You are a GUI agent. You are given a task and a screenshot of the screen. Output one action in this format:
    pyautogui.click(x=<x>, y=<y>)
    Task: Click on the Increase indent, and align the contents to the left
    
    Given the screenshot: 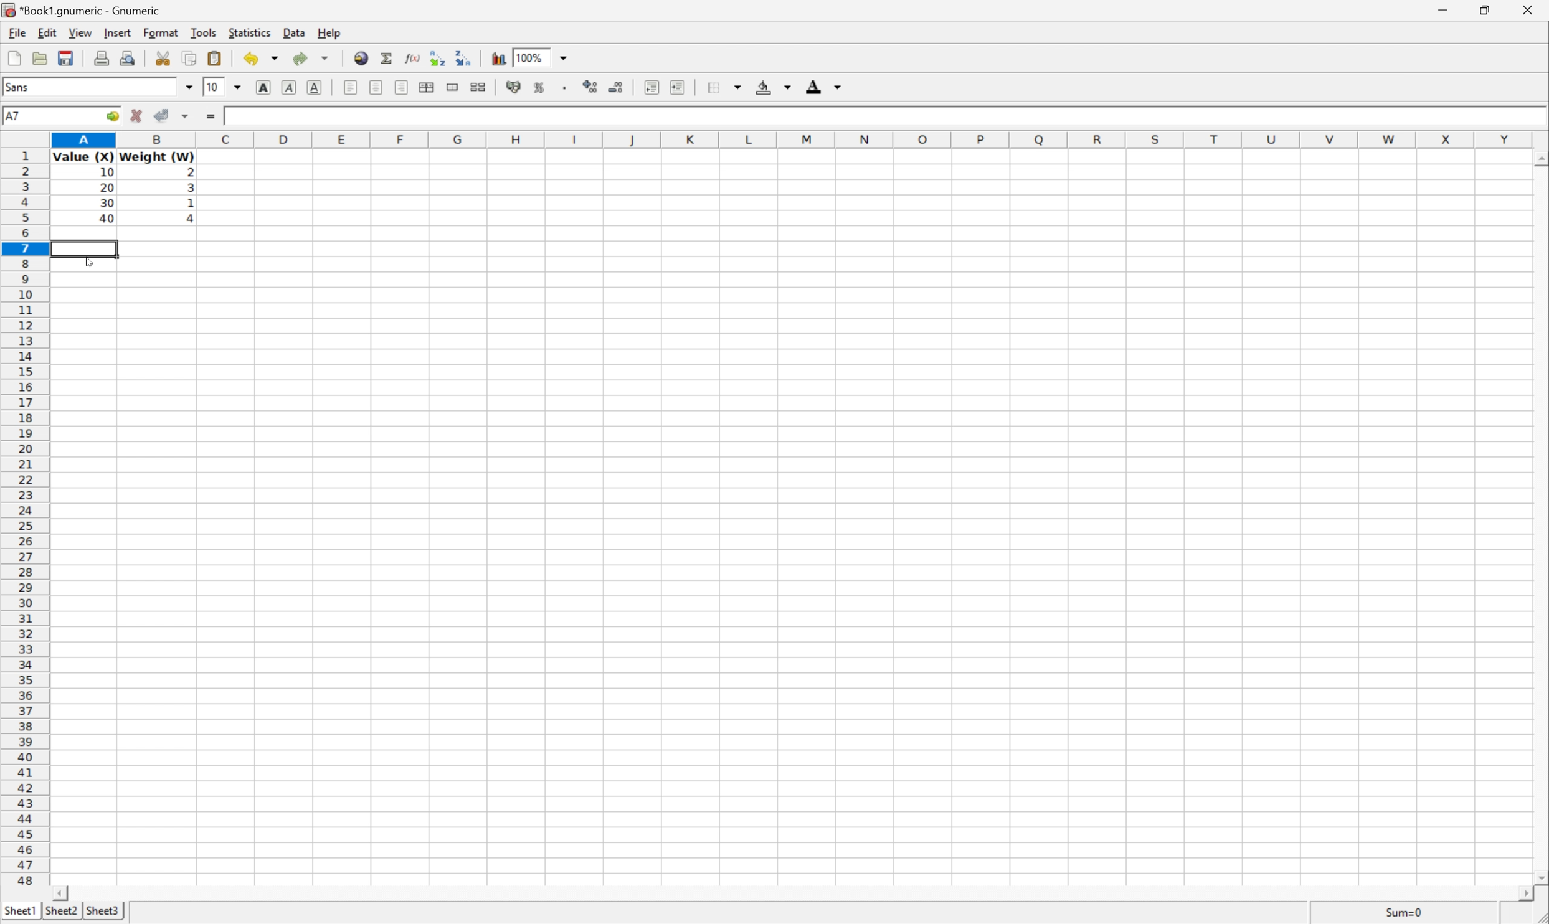 What is the action you would take?
    pyautogui.click(x=683, y=86)
    